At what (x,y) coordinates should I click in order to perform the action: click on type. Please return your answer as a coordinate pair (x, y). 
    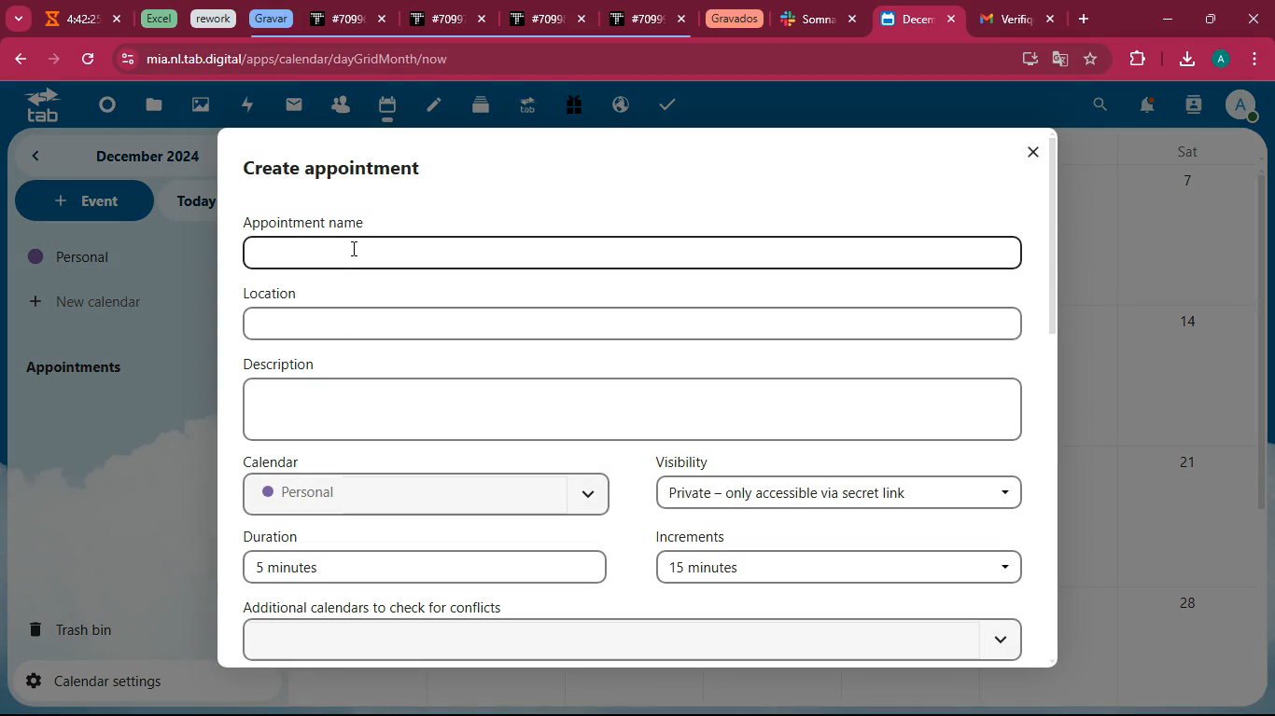
    Looking at the image, I should click on (632, 324).